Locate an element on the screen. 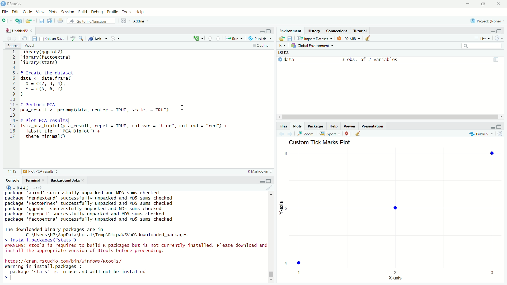  show in new window is located at coordinates (25, 39).